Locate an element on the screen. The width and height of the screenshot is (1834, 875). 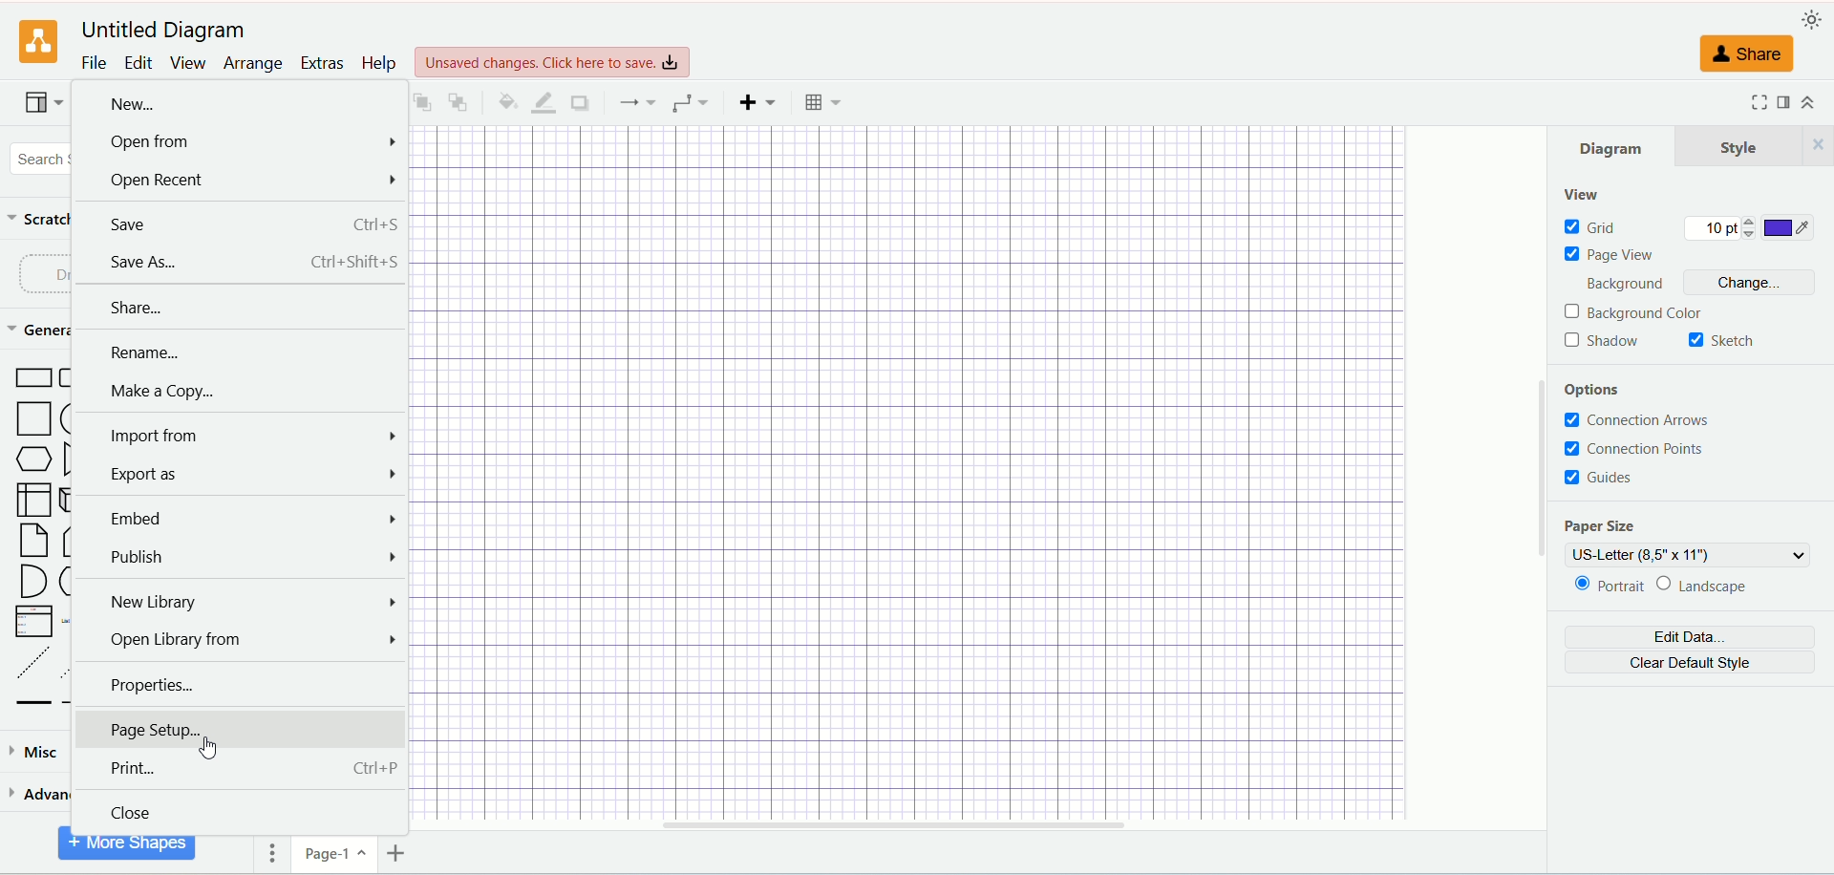
US letter is located at coordinates (1690, 555).